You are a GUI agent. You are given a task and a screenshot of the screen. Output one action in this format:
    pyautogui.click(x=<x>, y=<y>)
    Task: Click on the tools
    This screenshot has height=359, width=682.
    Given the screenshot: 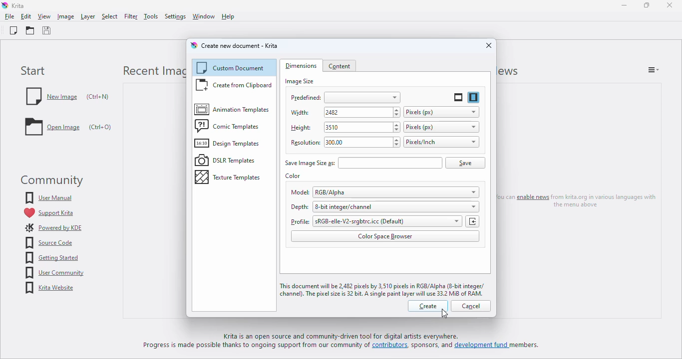 What is the action you would take?
    pyautogui.click(x=150, y=16)
    